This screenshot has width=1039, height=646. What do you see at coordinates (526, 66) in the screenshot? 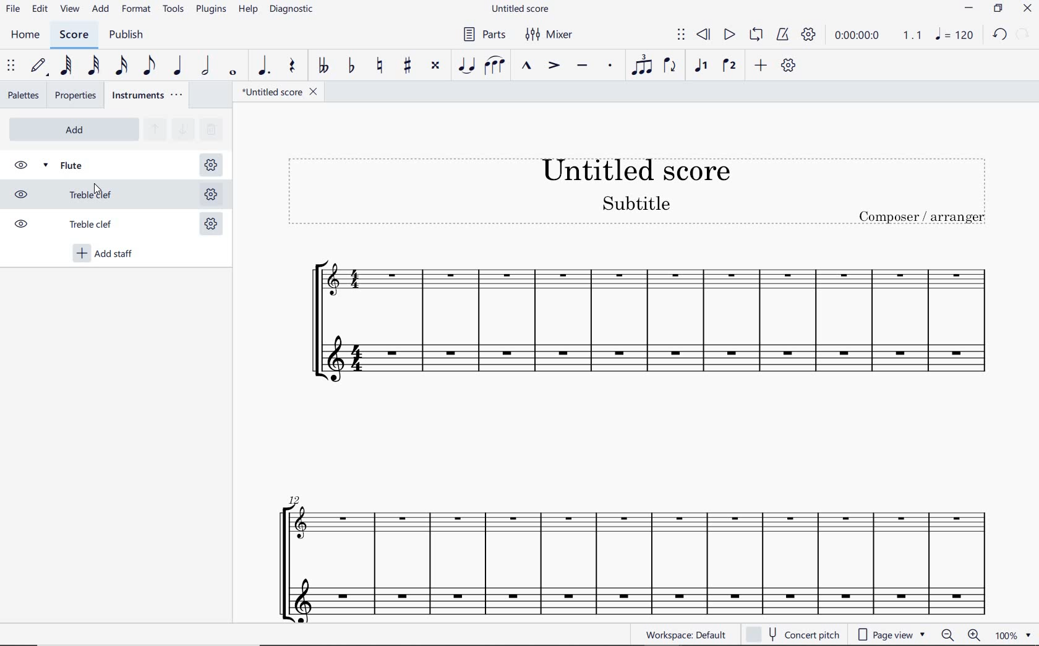
I see `MARCATO` at bounding box center [526, 66].